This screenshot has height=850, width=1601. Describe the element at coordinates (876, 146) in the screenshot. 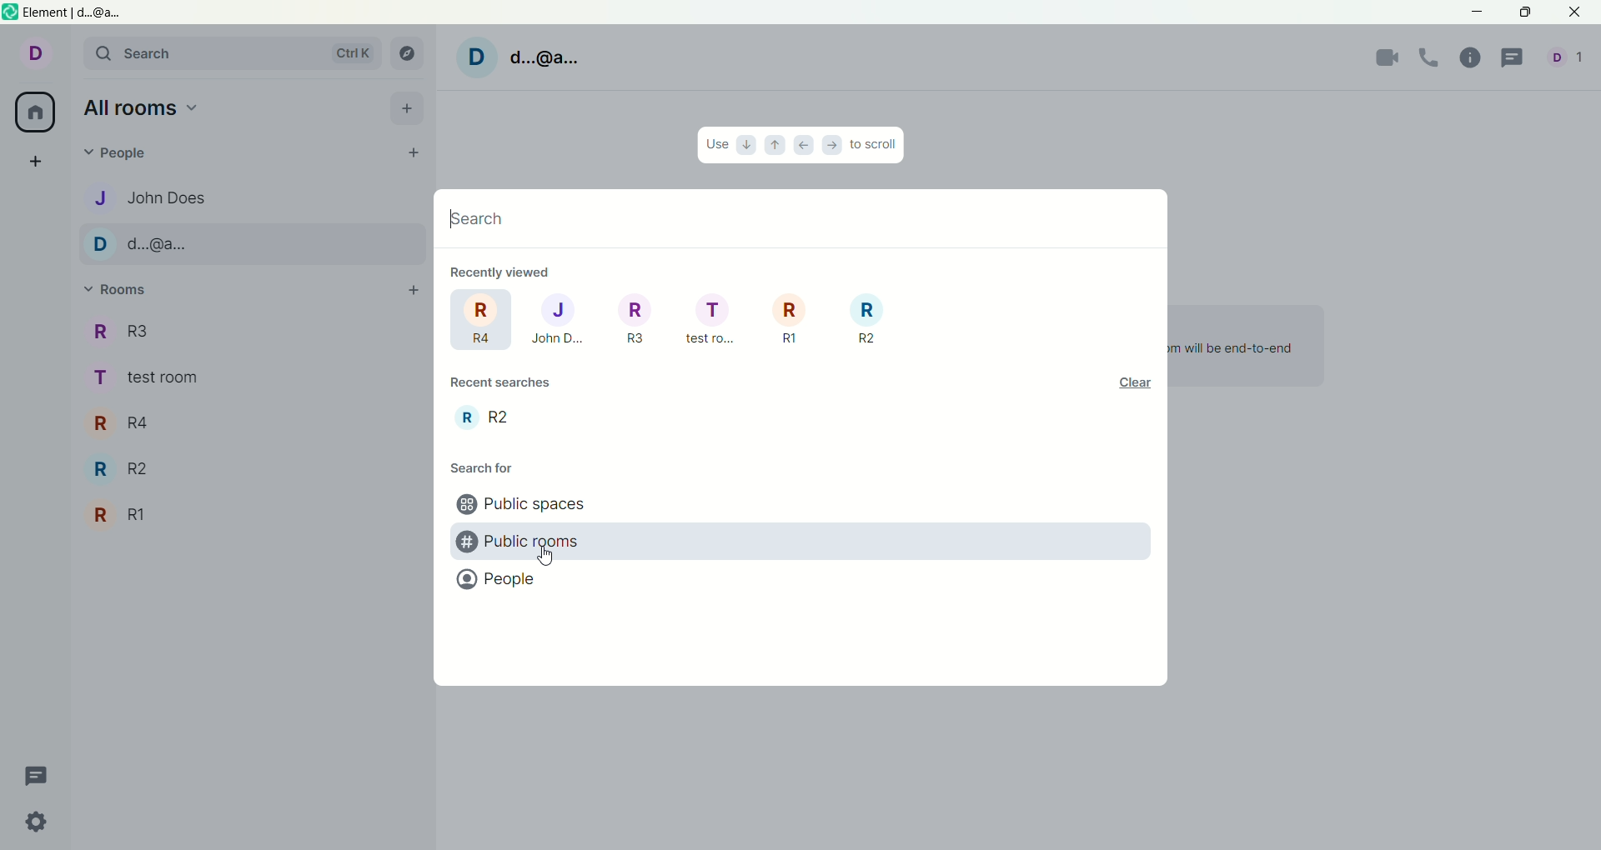

I see `to scroll` at that location.